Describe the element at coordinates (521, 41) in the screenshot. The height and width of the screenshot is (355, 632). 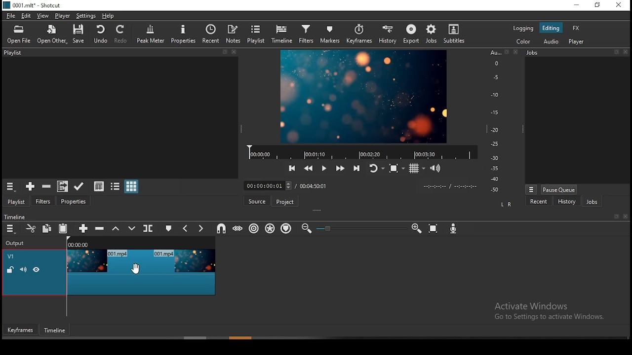
I see `color` at that location.